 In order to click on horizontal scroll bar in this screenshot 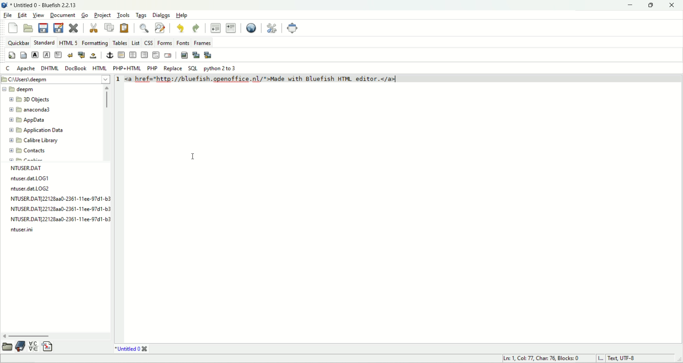, I will do `click(57, 334)`.